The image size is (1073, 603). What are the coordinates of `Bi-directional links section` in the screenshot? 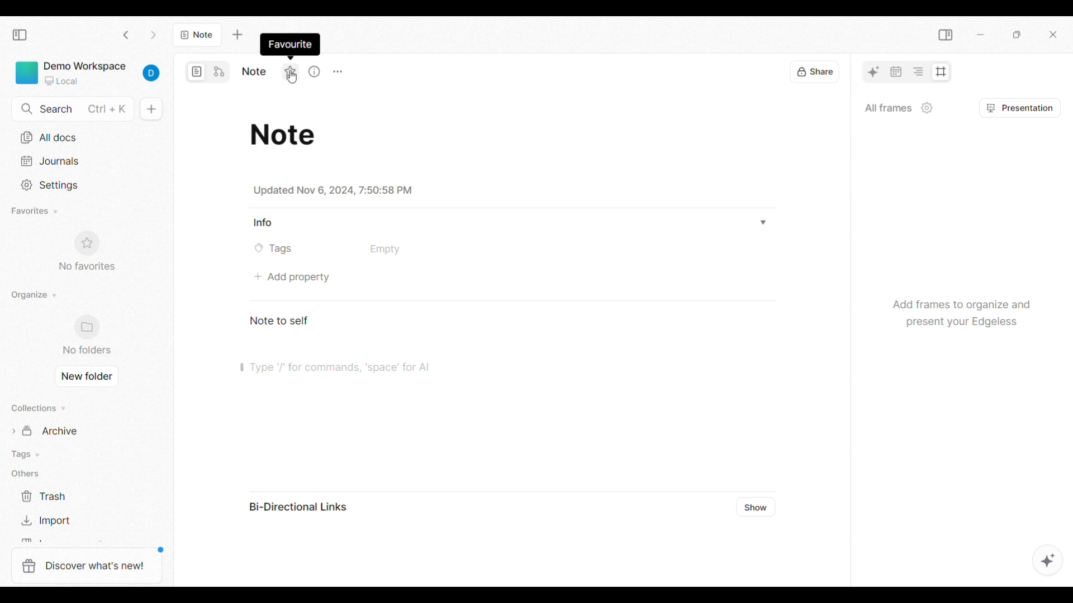 It's located at (487, 543).